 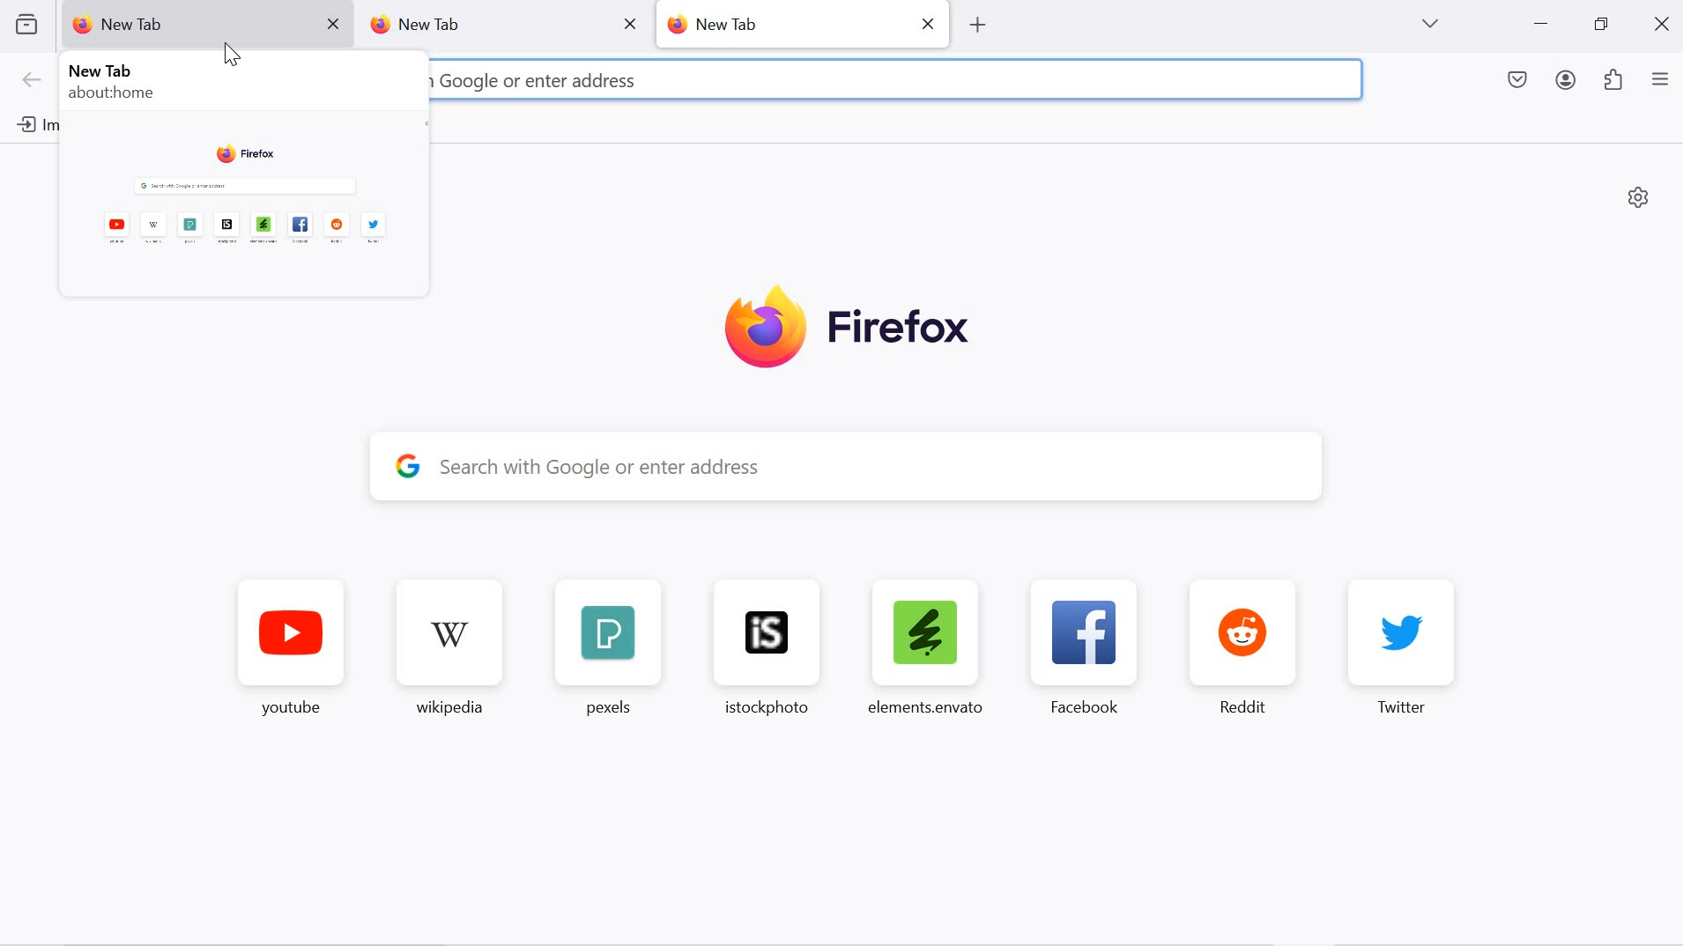 I want to click on restore down, so click(x=1600, y=25).